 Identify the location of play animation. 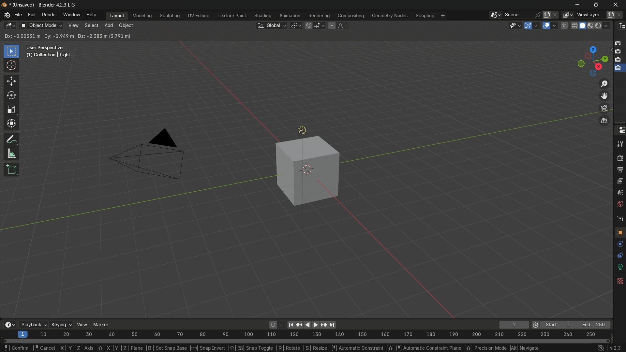
(322, 325).